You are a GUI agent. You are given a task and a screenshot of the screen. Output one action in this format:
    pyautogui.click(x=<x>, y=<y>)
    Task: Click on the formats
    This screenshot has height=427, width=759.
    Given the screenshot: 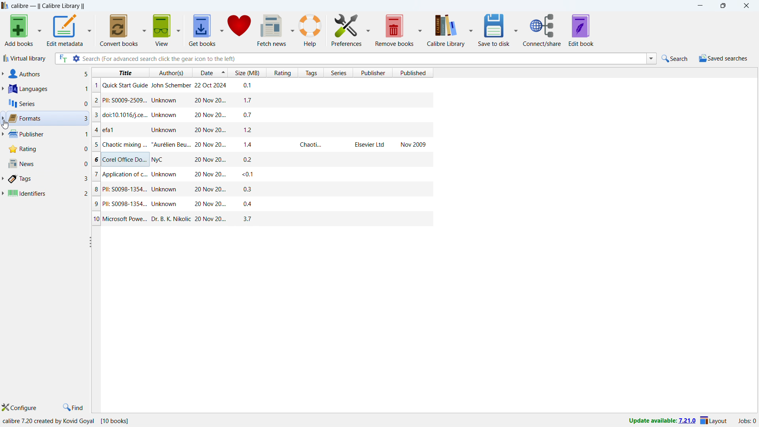 What is the action you would take?
    pyautogui.click(x=47, y=118)
    